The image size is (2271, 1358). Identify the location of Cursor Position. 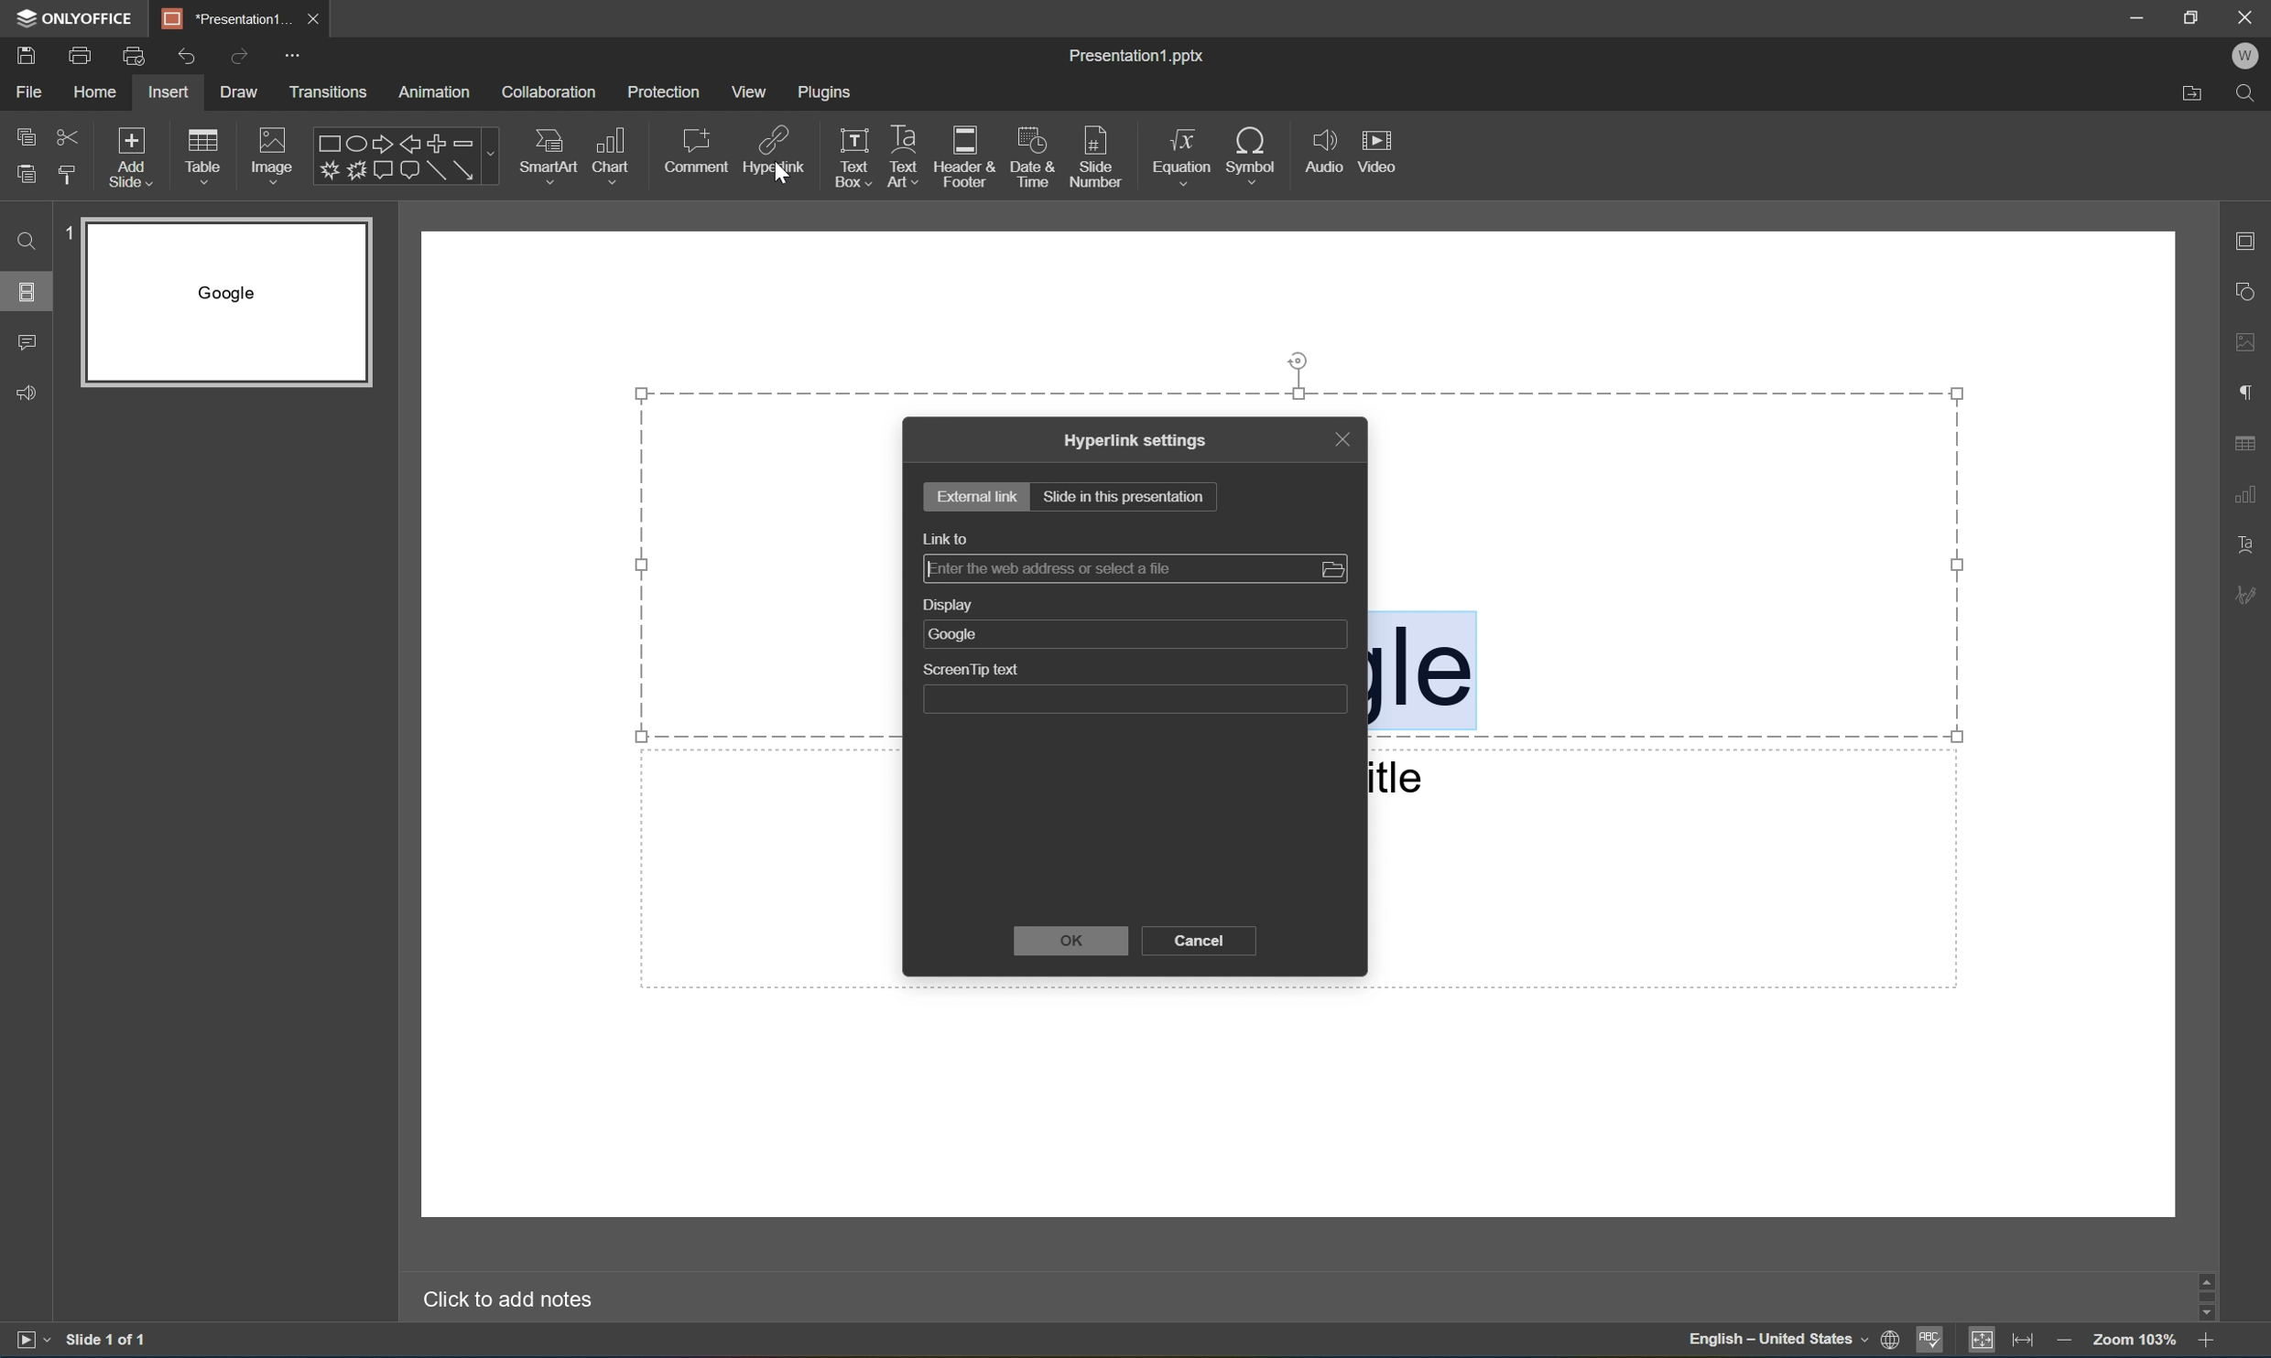
(777, 178).